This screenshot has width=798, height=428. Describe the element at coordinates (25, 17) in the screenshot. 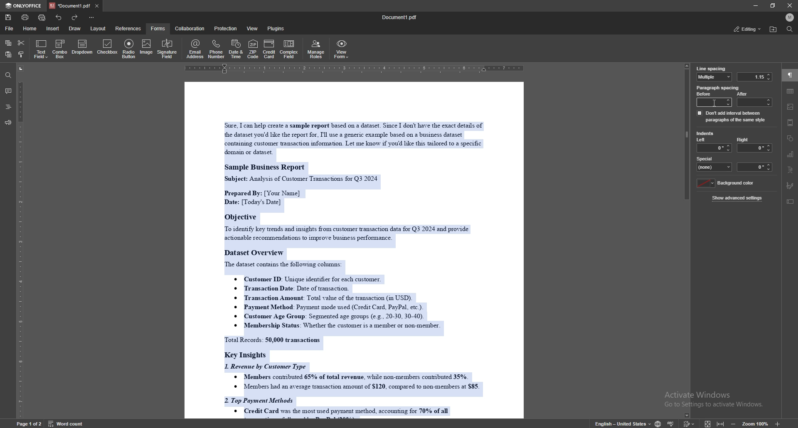

I see `print` at that location.